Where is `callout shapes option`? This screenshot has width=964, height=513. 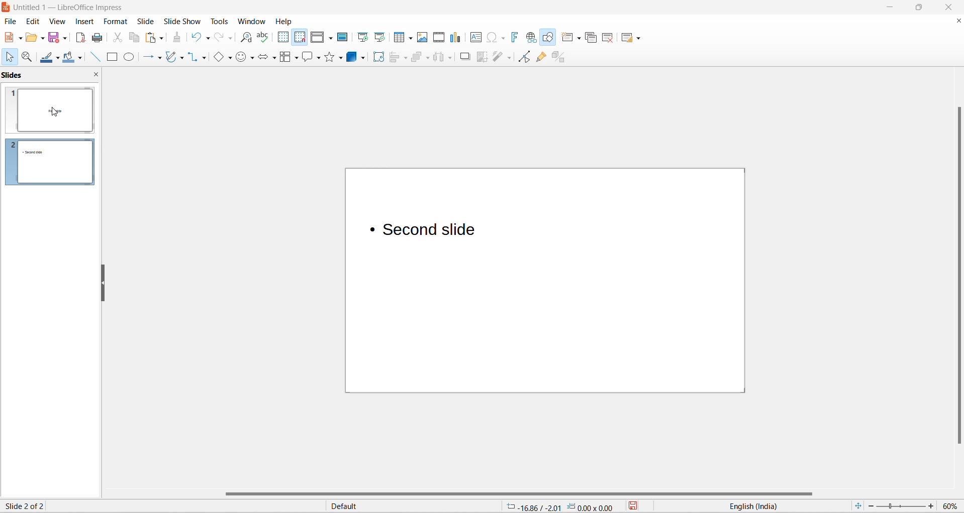
callout shapes option is located at coordinates (317, 57).